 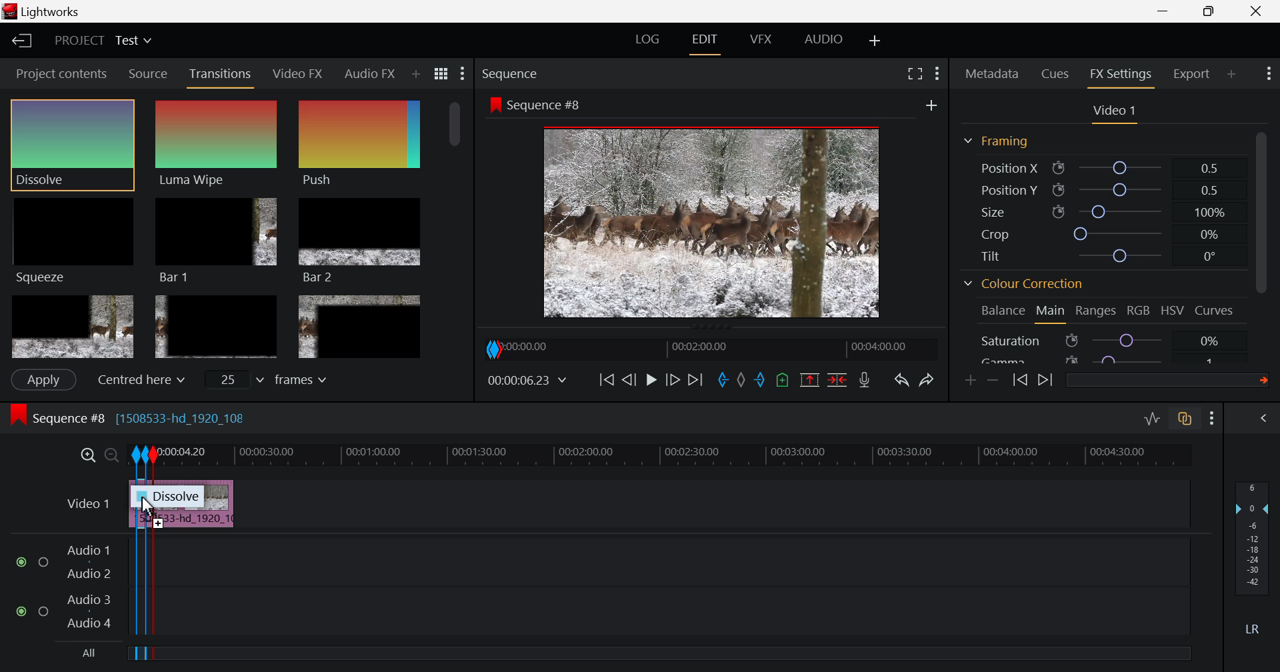 What do you see at coordinates (648, 41) in the screenshot?
I see `LOG` at bounding box center [648, 41].